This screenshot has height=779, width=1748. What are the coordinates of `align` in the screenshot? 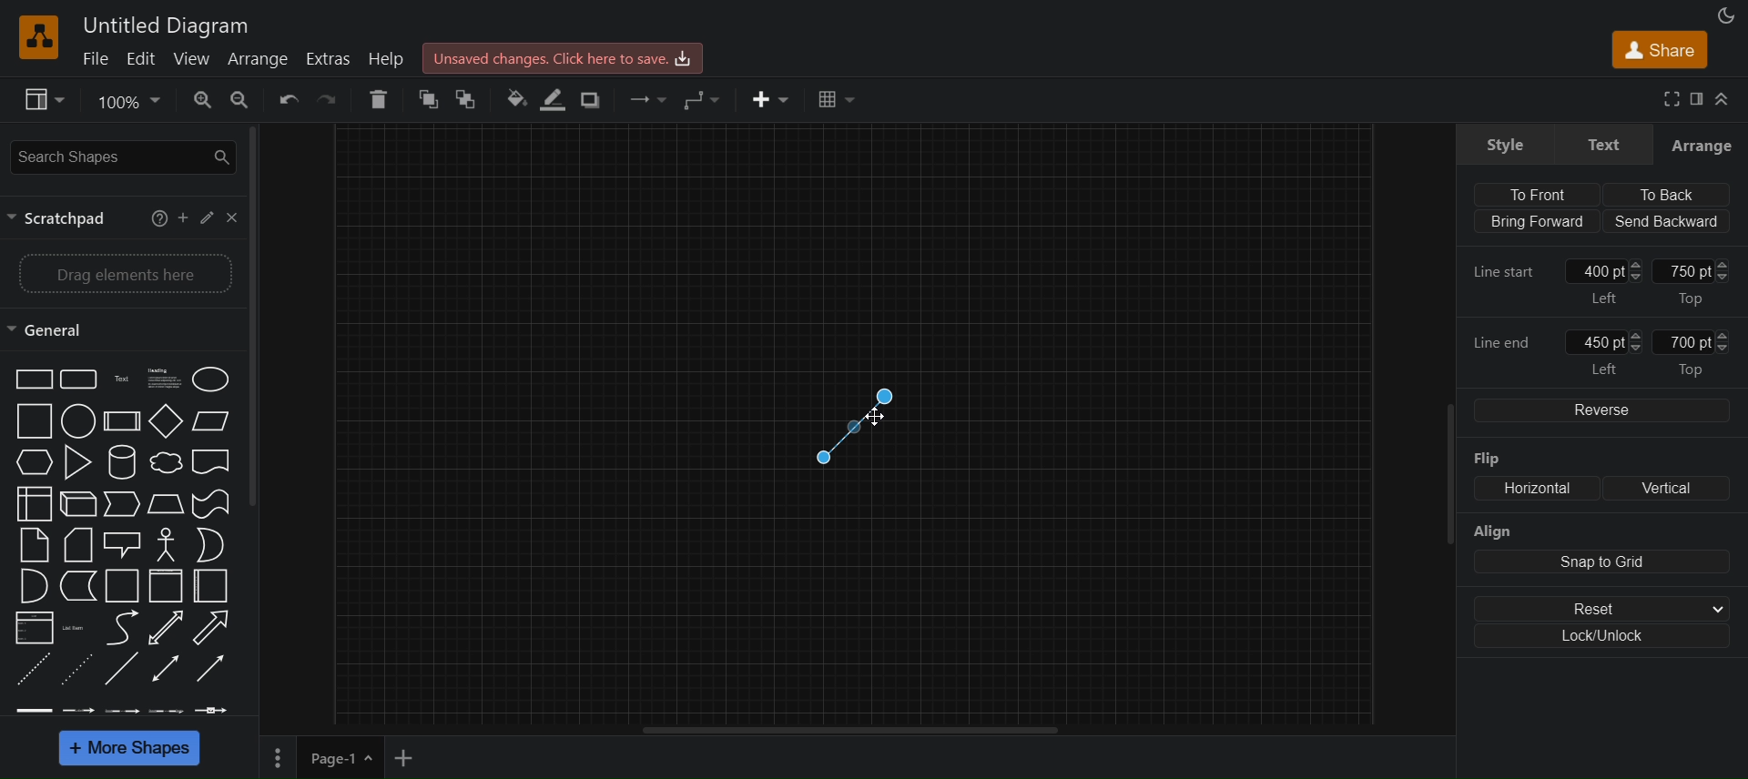 It's located at (1492, 532).